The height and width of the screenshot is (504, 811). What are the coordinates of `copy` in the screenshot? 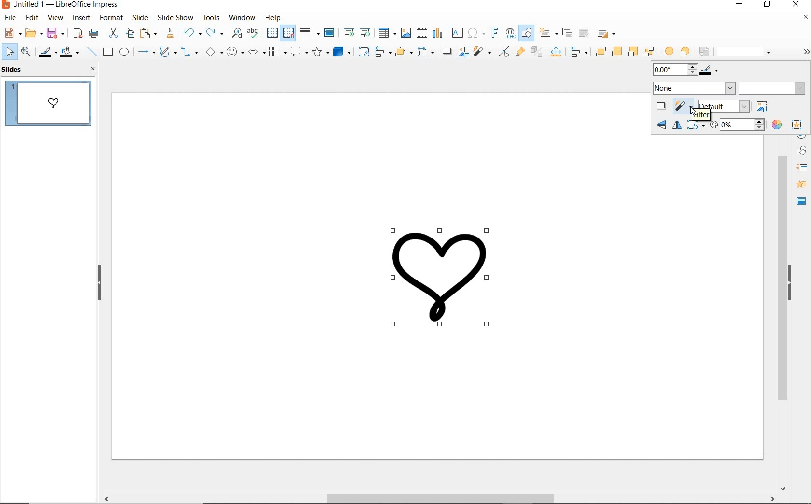 It's located at (128, 33).